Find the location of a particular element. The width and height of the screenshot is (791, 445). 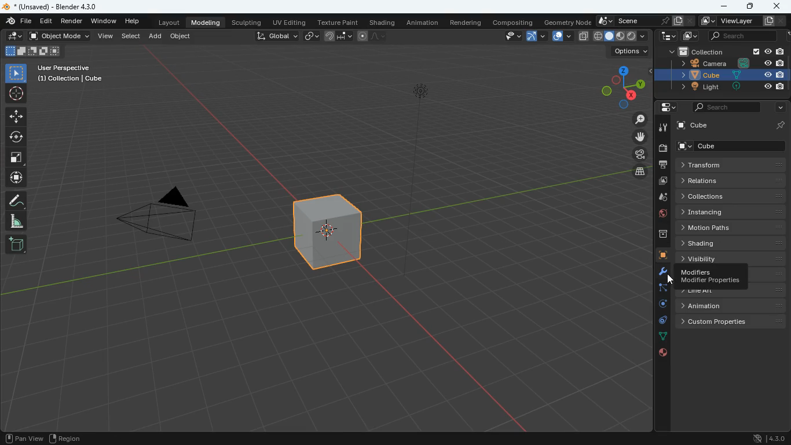

join is located at coordinates (339, 35).